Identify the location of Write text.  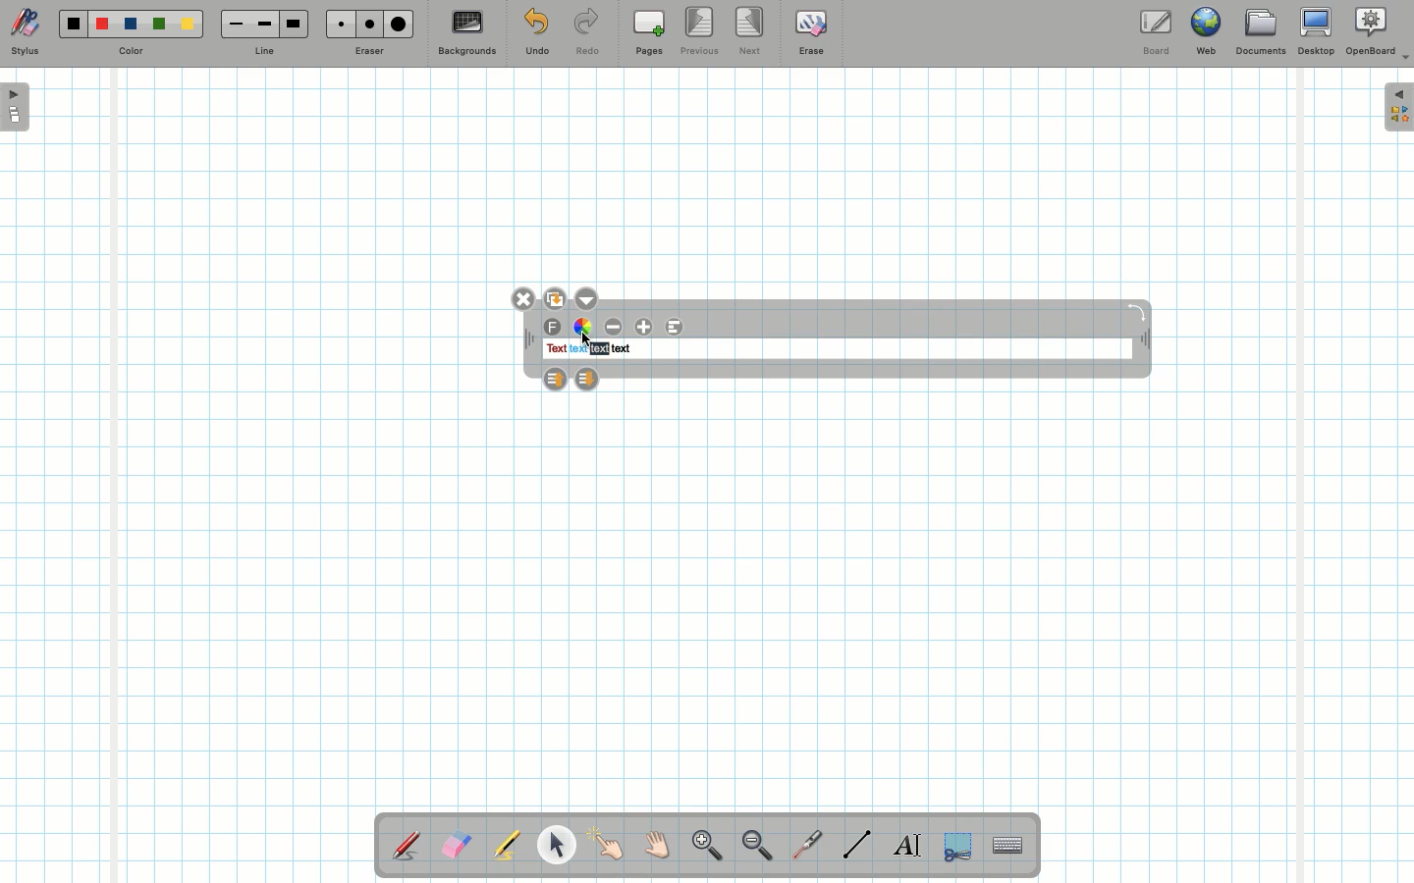
(909, 842).